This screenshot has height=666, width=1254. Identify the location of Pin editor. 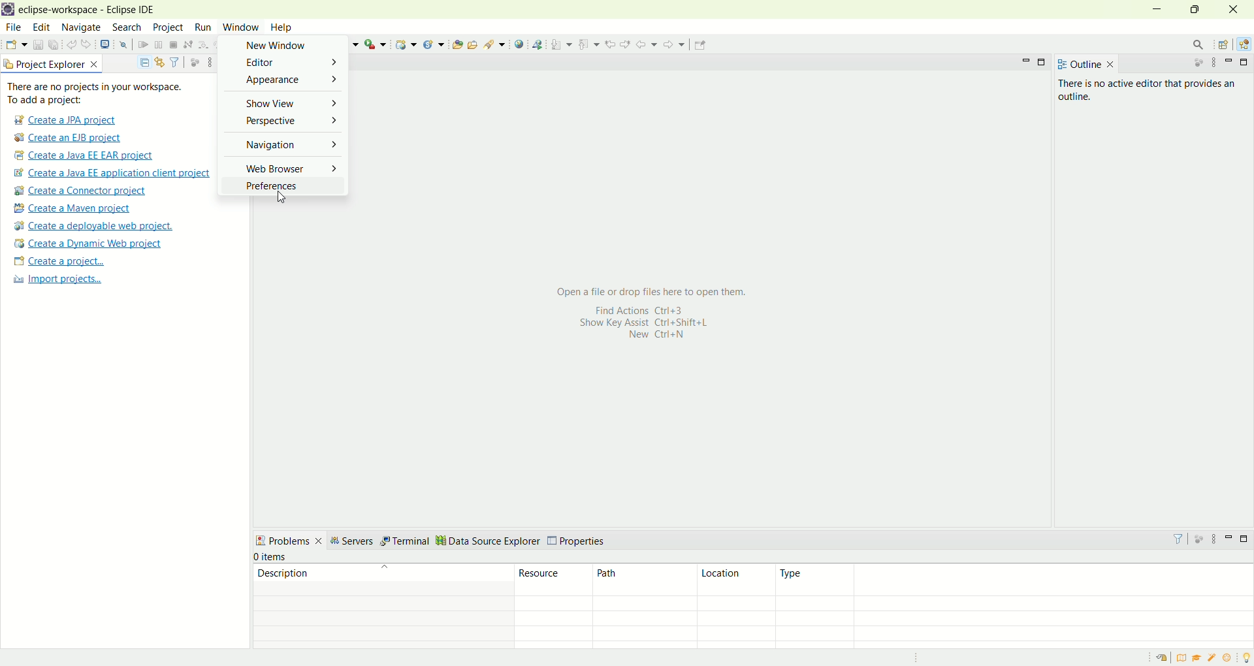
(704, 42).